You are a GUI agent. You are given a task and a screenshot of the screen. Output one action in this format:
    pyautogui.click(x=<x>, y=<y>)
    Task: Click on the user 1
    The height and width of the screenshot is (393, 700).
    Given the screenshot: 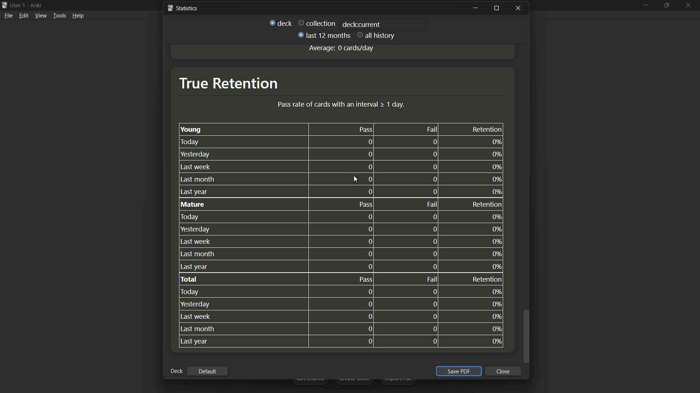 What is the action you would take?
    pyautogui.click(x=18, y=5)
    